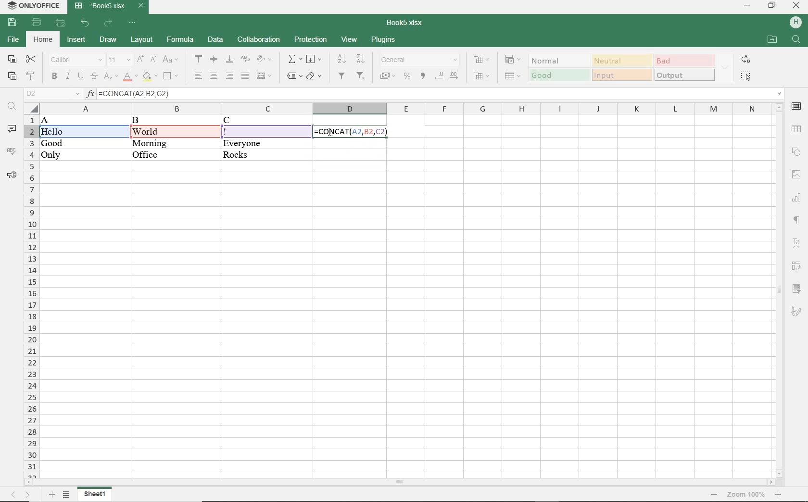 This screenshot has height=502, width=808. I want to click on REMOV FILTER, so click(361, 75).